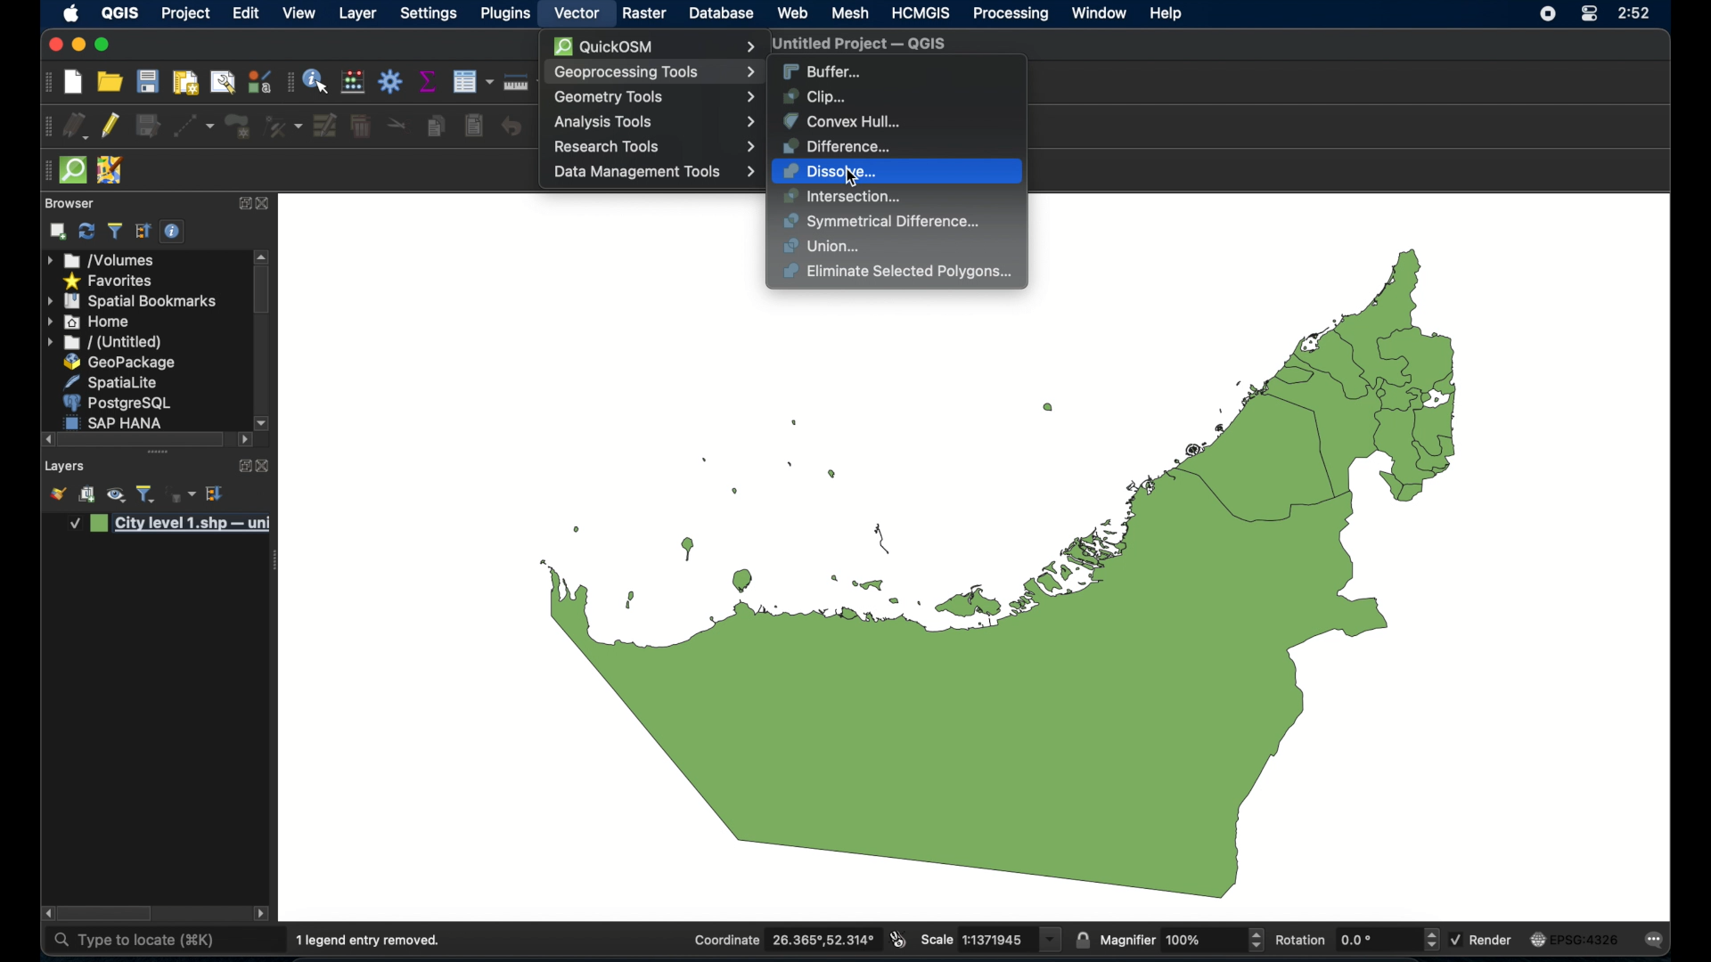  Describe the element at coordinates (353, 82) in the screenshot. I see `open field calculator` at that location.